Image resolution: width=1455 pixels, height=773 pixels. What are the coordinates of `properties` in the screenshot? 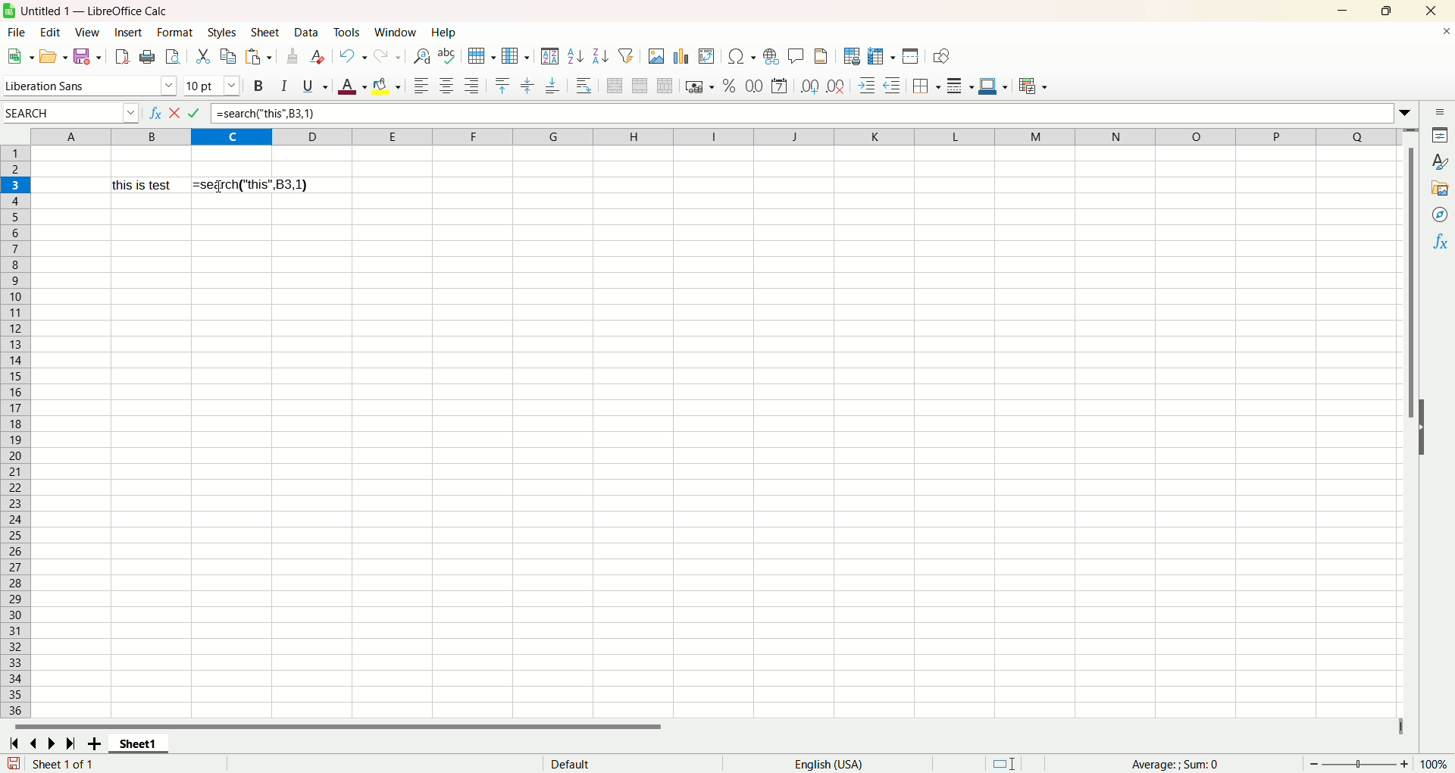 It's located at (1441, 135).